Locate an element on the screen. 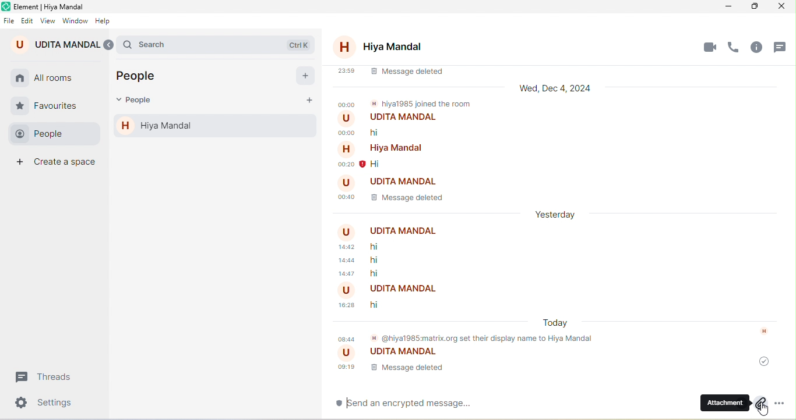 The width and height of the screenshot is (796, 420). room info is located at coordinates (761, 49).